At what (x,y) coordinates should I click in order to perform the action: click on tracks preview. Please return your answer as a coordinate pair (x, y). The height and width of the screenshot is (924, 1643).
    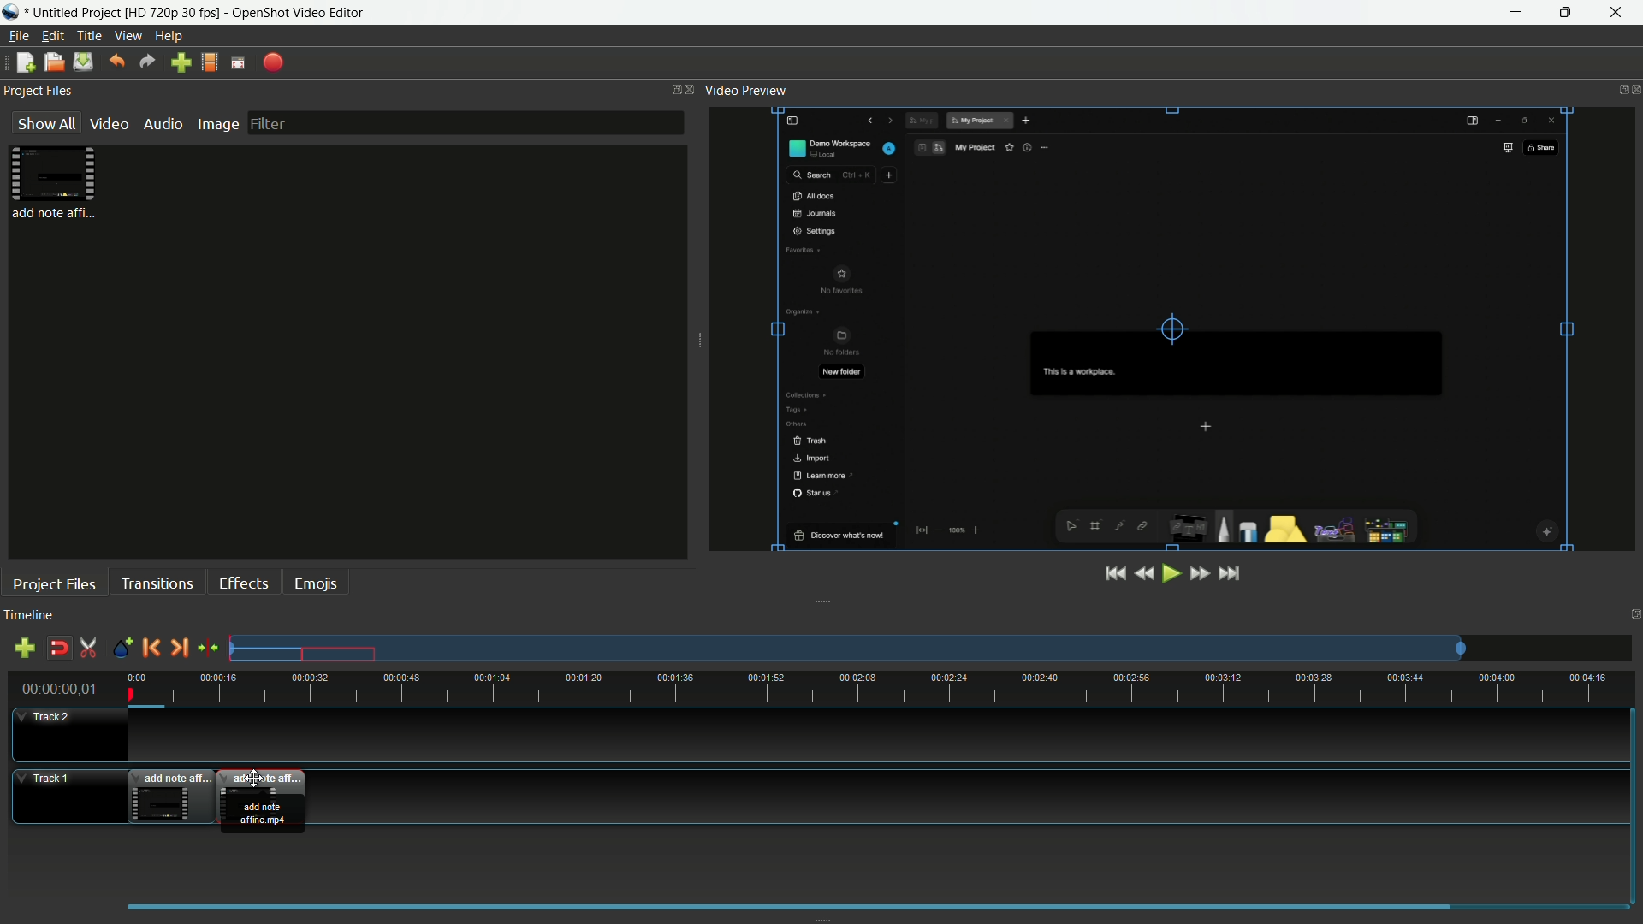
    Looking at the image, I should click on (846, 649).